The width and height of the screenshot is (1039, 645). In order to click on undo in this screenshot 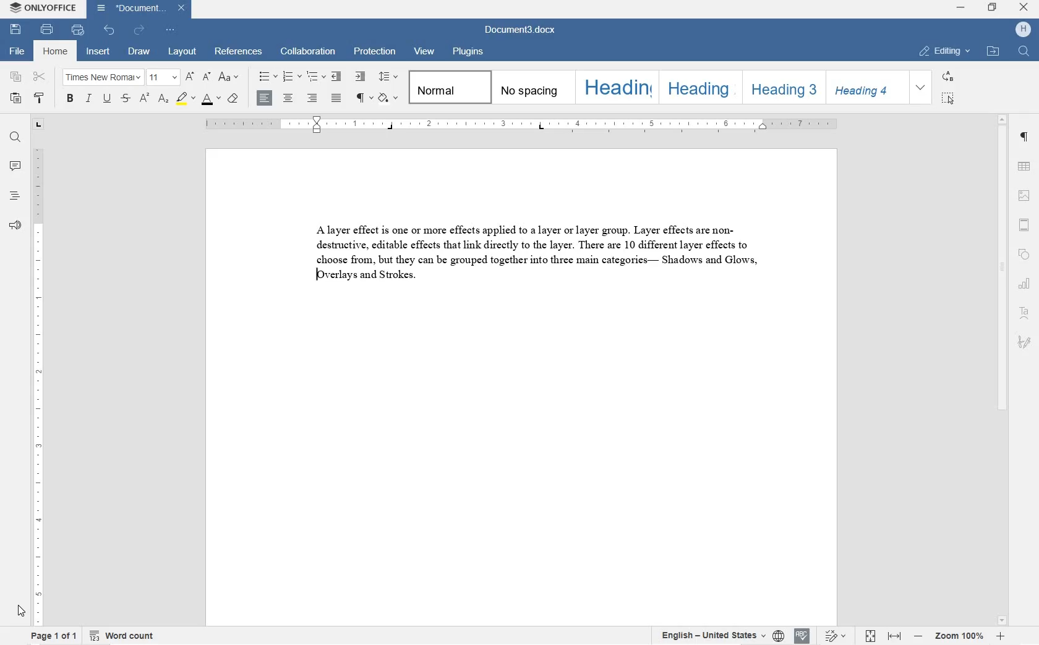, I will do `click(110, 32)`.